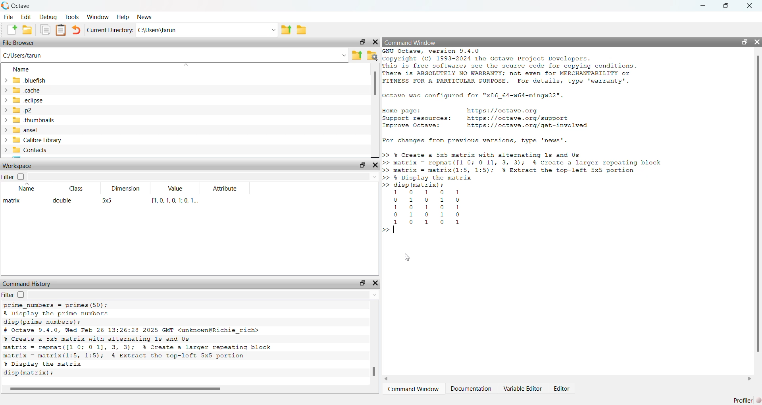 This screenshot has width=762, height=405. Describe the element at coordinates (374, 371) in the screenshot. I see `scroll bar` at that location.